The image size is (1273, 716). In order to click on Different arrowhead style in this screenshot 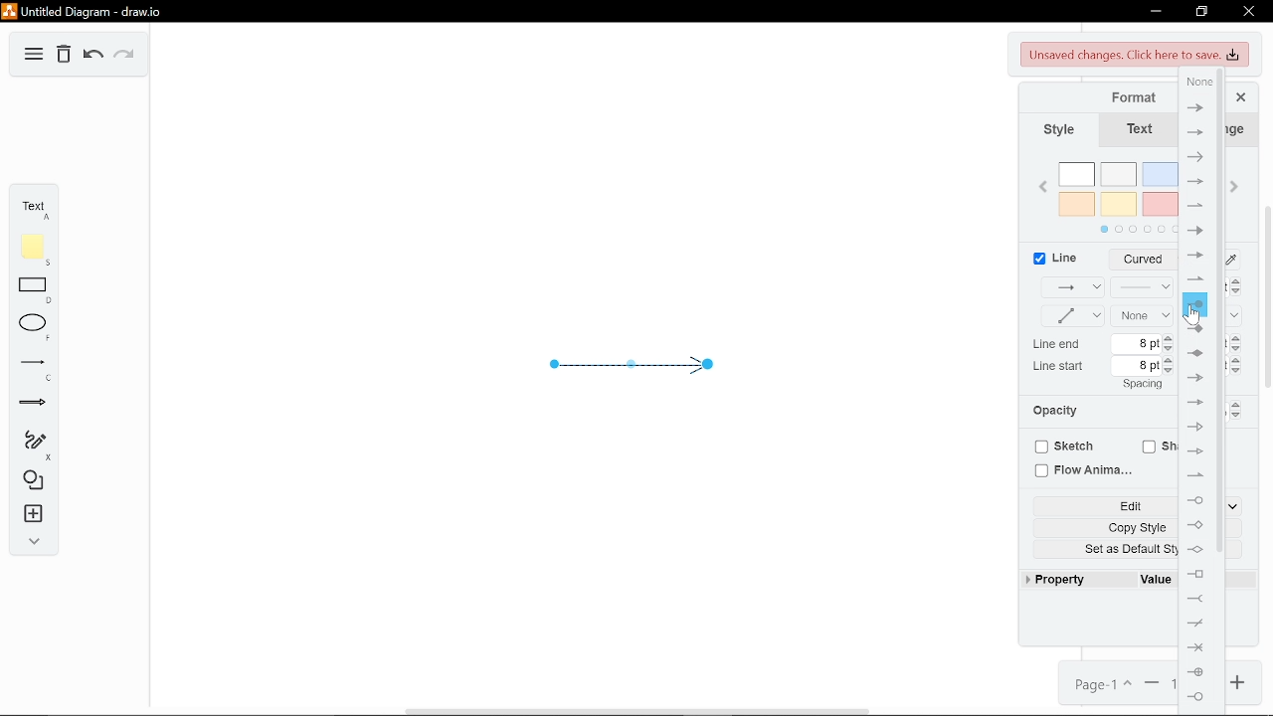, I will do `click(1196, 391)`.